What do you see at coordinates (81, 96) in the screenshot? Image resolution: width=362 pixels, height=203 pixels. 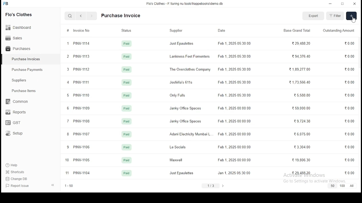 I see `PINV-1110` at bounding box center [81, 96].